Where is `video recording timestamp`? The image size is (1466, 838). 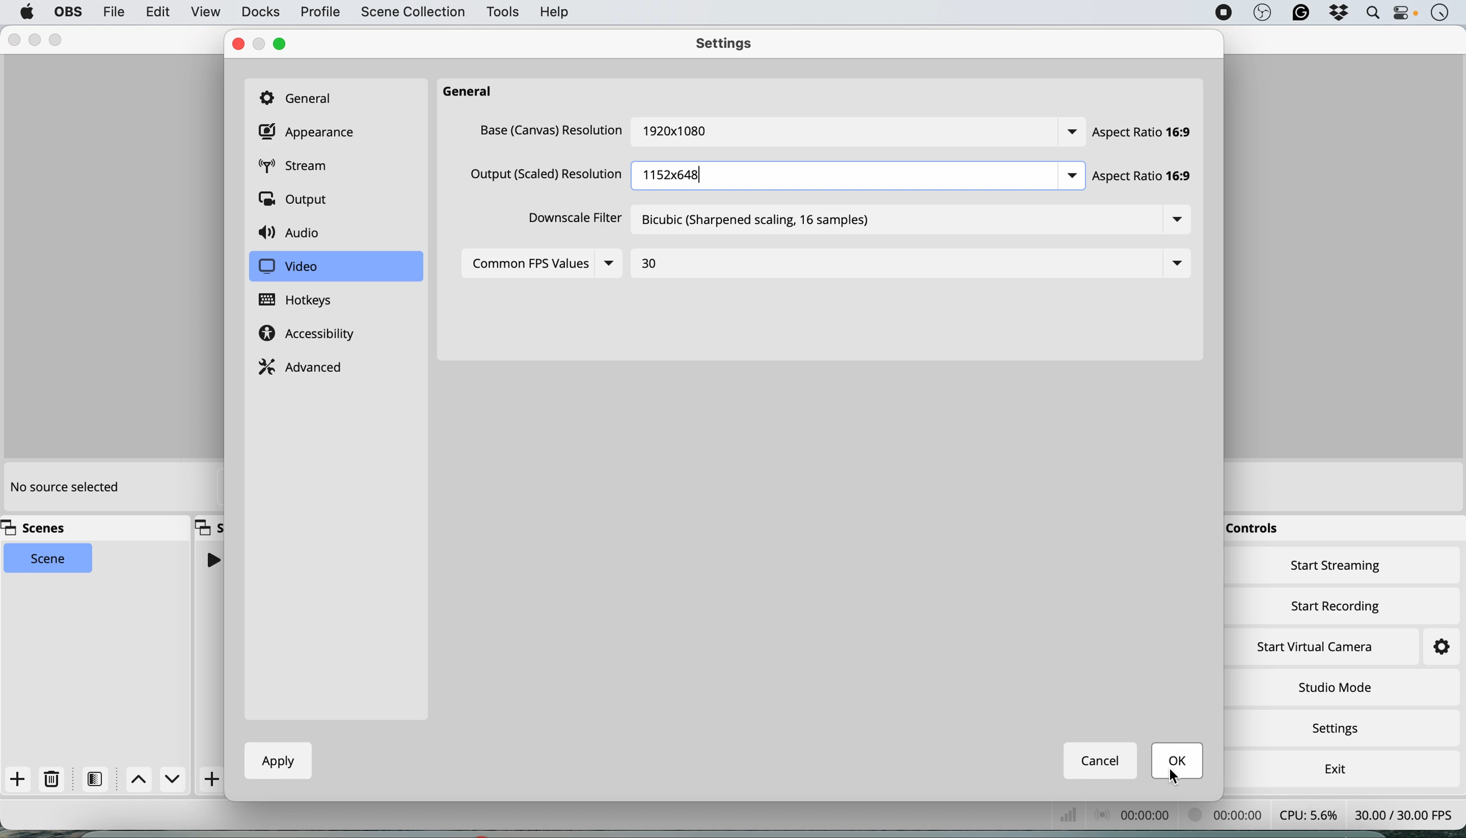
video recording timestamp is located at coordinates (1150, 817).